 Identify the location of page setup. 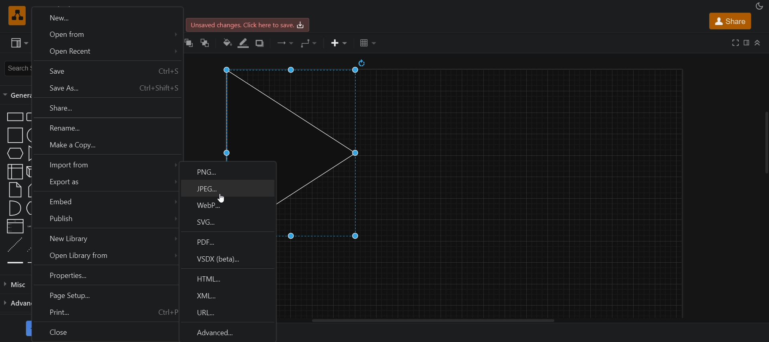
(103, 295).